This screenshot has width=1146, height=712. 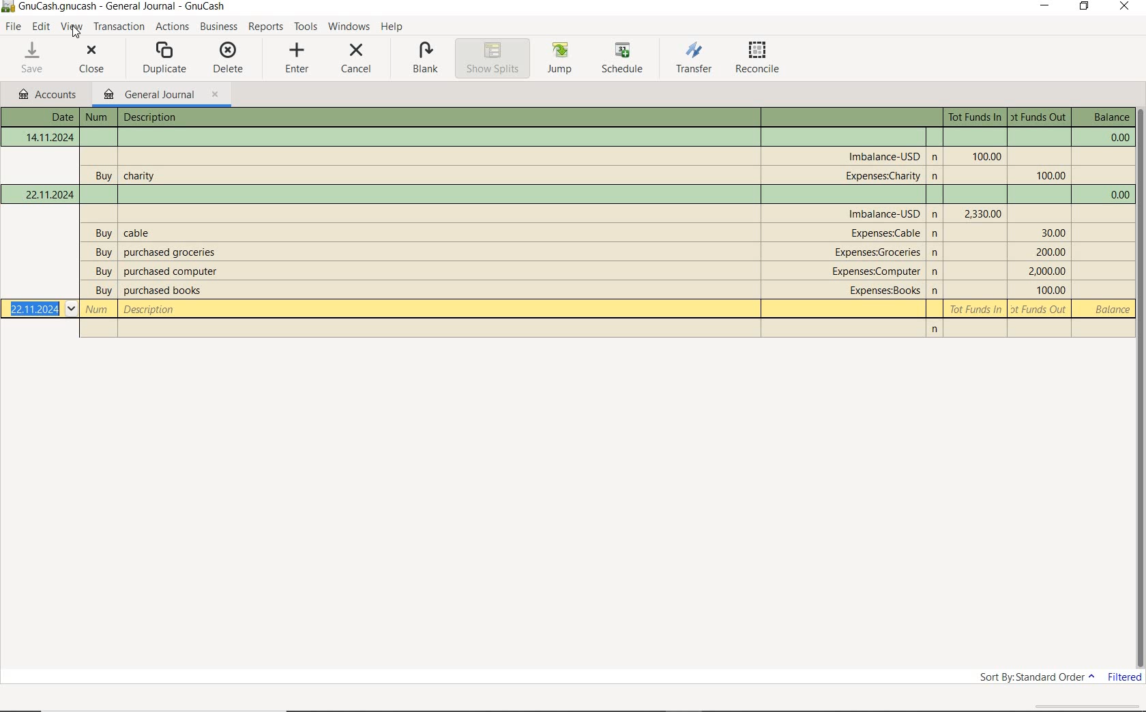 What do you see at coordinates (138, 233) in the screenshot?
I see `description` at bounding box center [138, 233].